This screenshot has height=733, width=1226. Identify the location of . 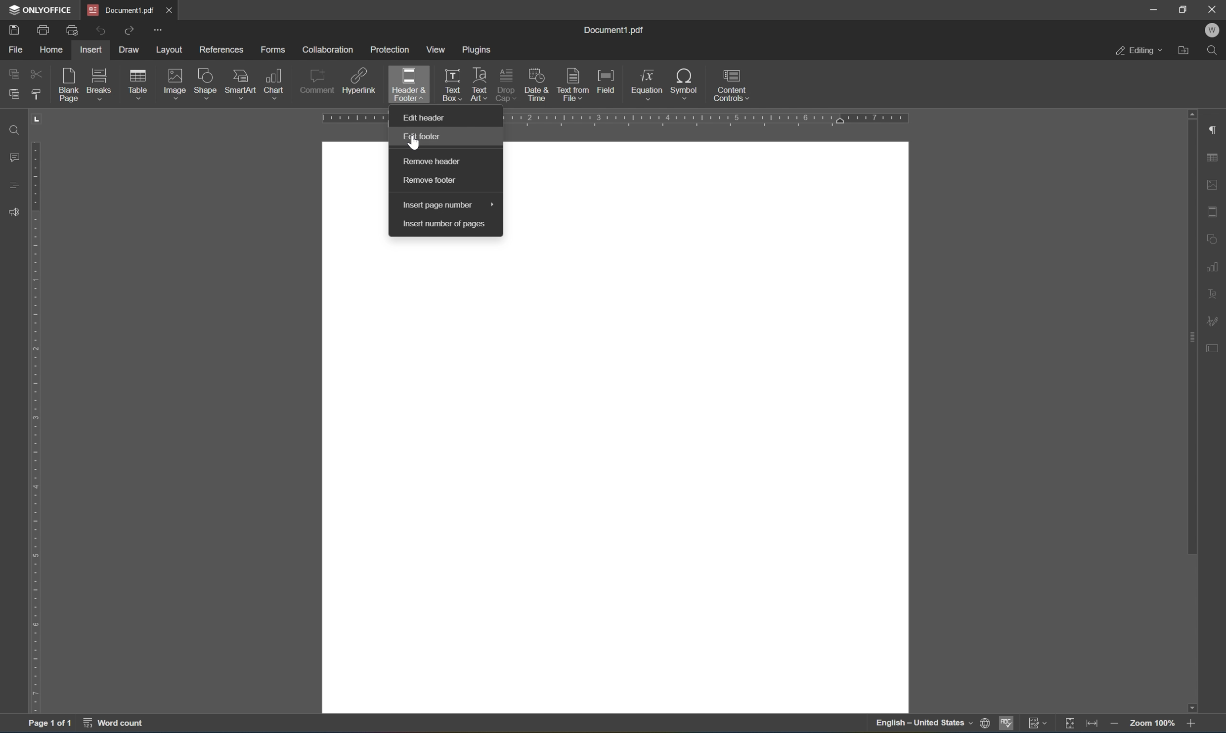
(1197, 706).